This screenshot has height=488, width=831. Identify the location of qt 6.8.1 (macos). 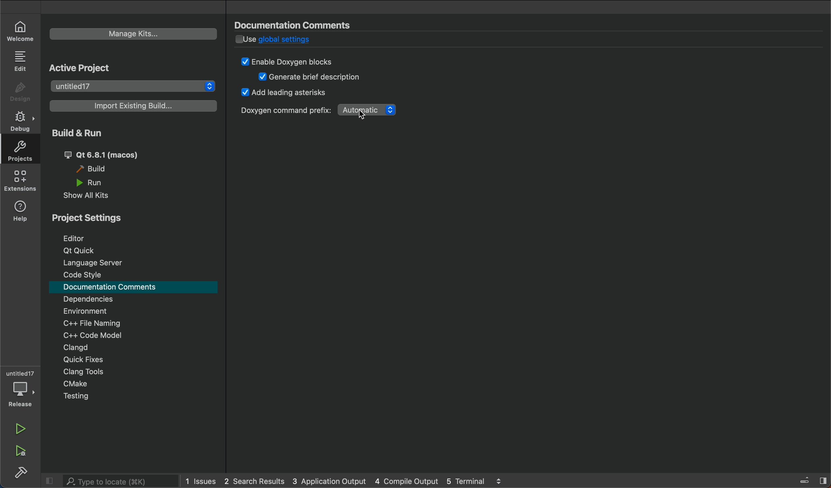
(107, 154).